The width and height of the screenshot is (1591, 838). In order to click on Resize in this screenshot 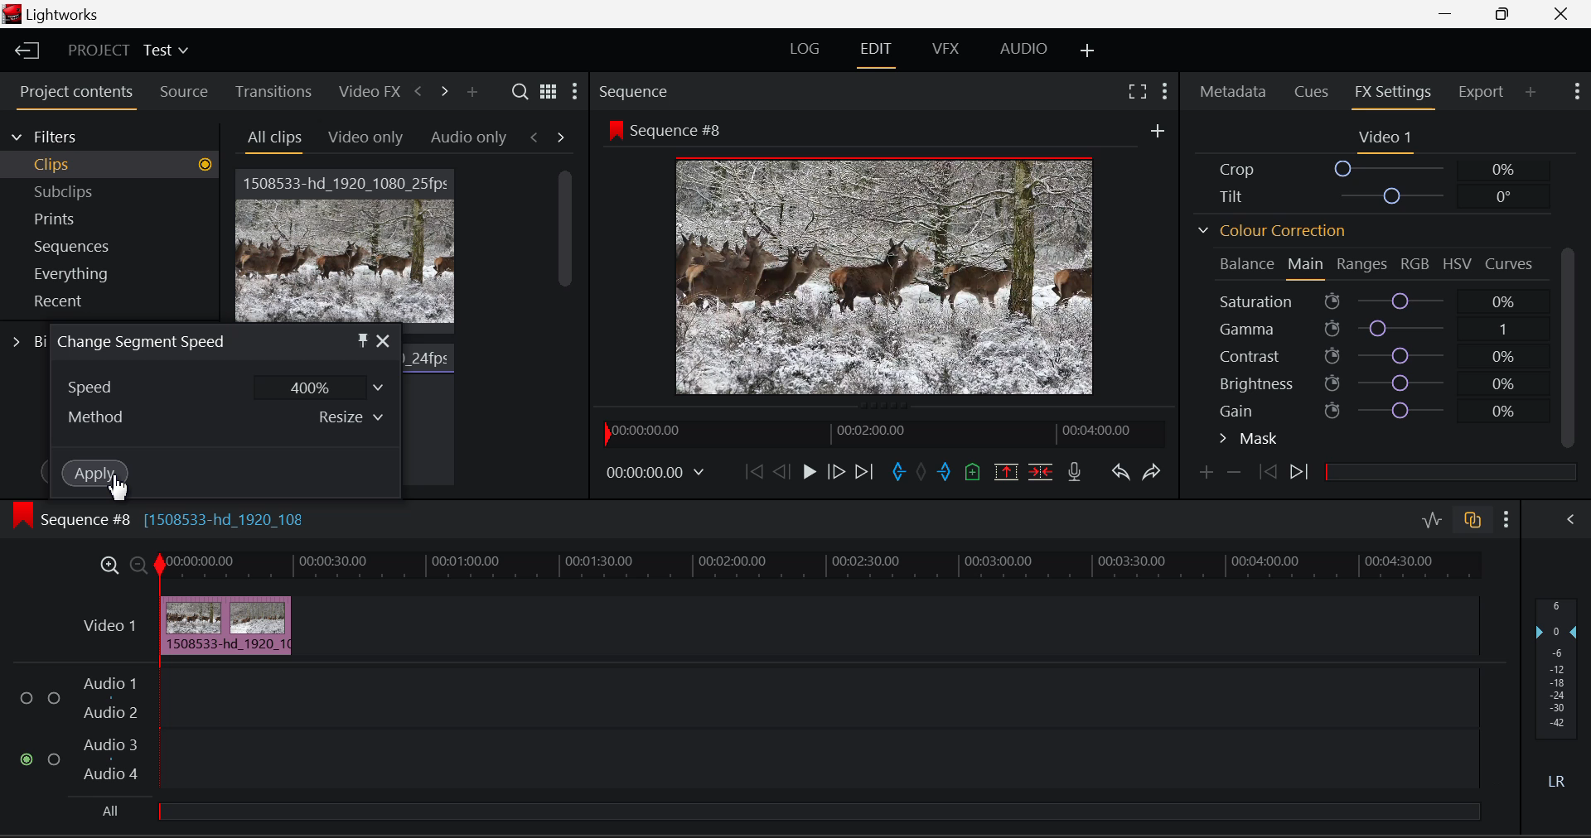, I will do `click(352, 416)`.